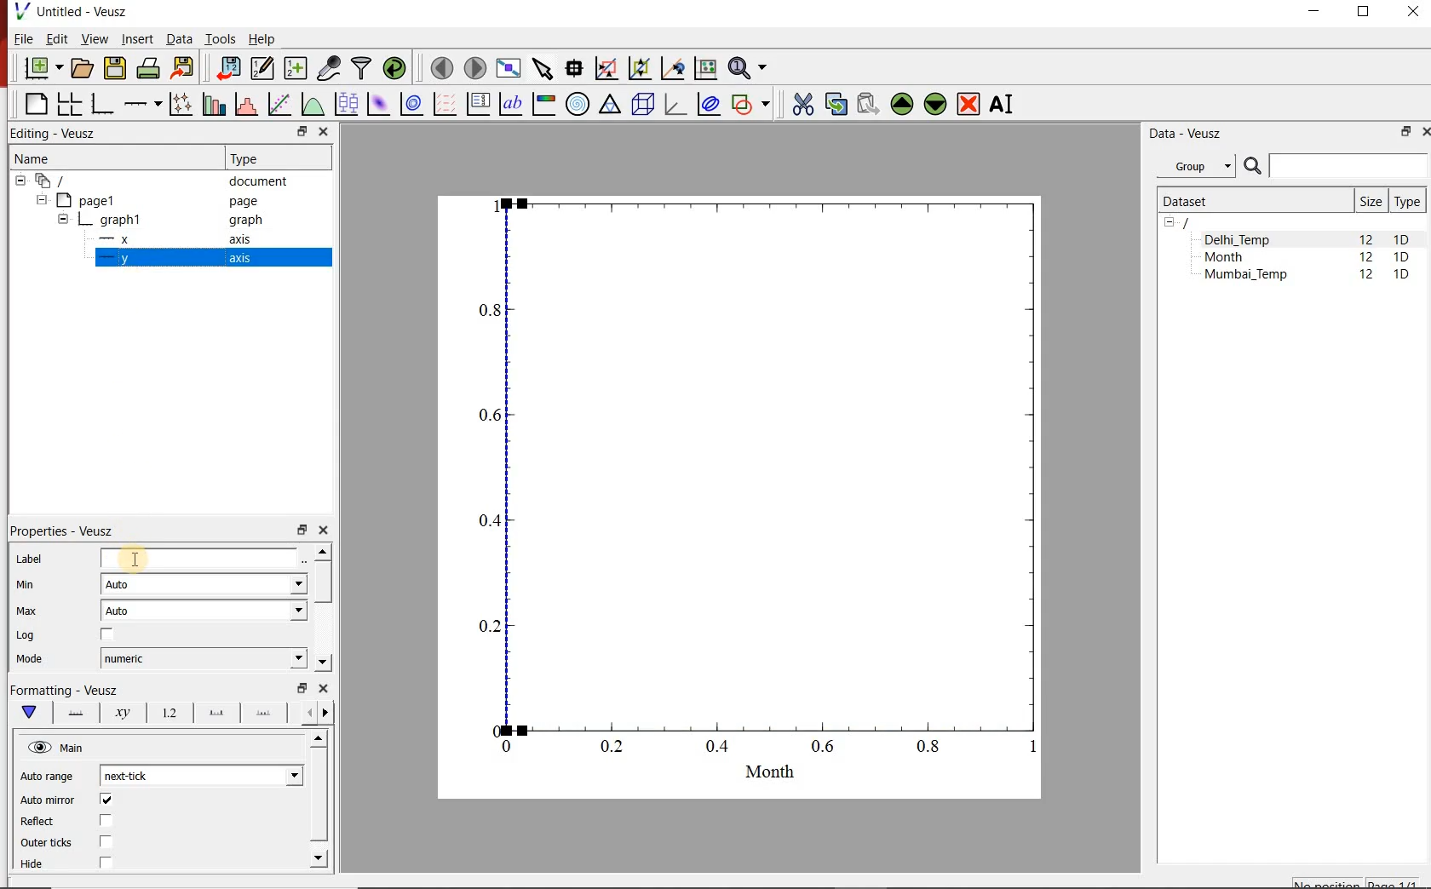 This screenshot has width=1431, height=889. Describe the element at coordinates (641, 105) in the screenshot. I see `3d scene` at that location.